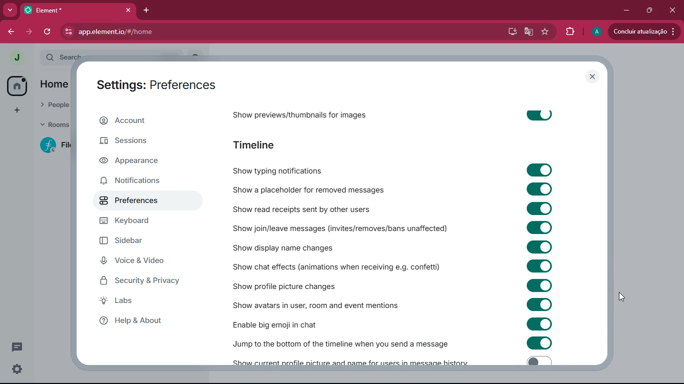 Image resolution: width=684 pixels, height=384 pixels. Describe the element at coordinates (592, 75) in the screenshot. I see `close` at that location.